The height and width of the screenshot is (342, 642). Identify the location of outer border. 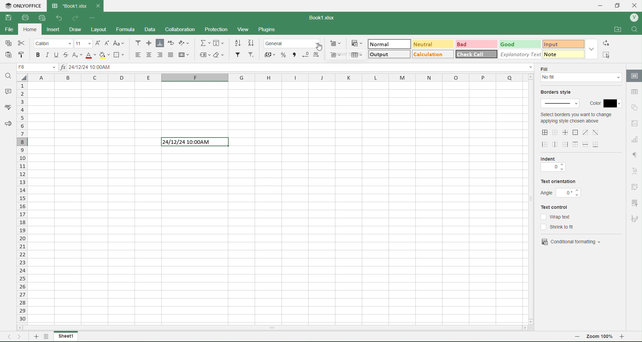
(576, 133).